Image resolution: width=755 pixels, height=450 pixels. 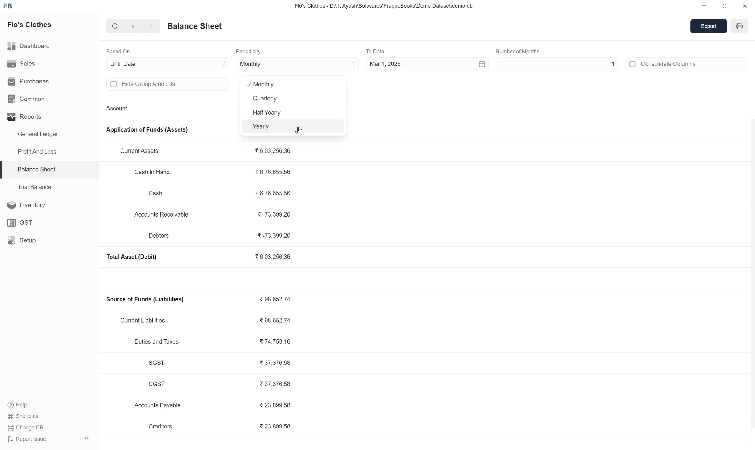 I want to click on Flo's Clothes, so click(x=31, y=25).